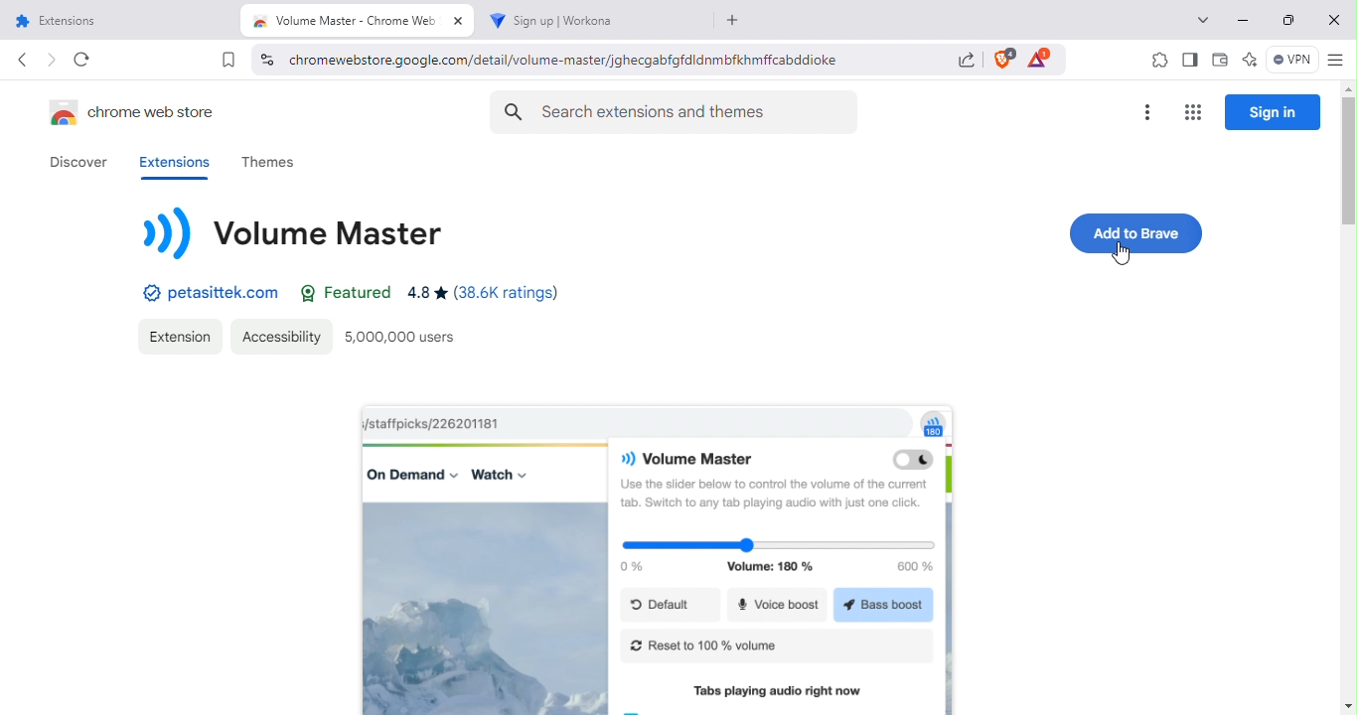  I want to click on Google apps, so click(1191, 112).